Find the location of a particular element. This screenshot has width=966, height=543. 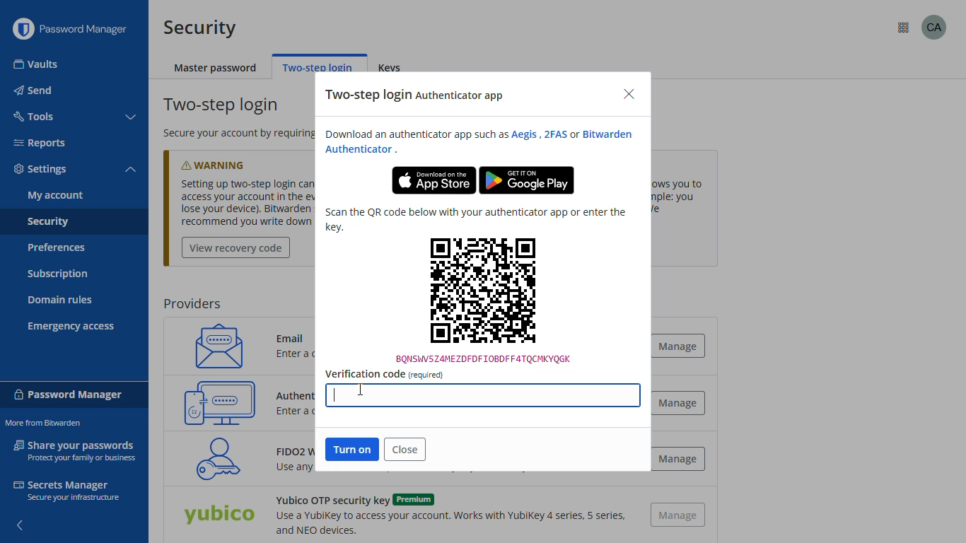

Authenticator app is located at coordinates (298, 394).